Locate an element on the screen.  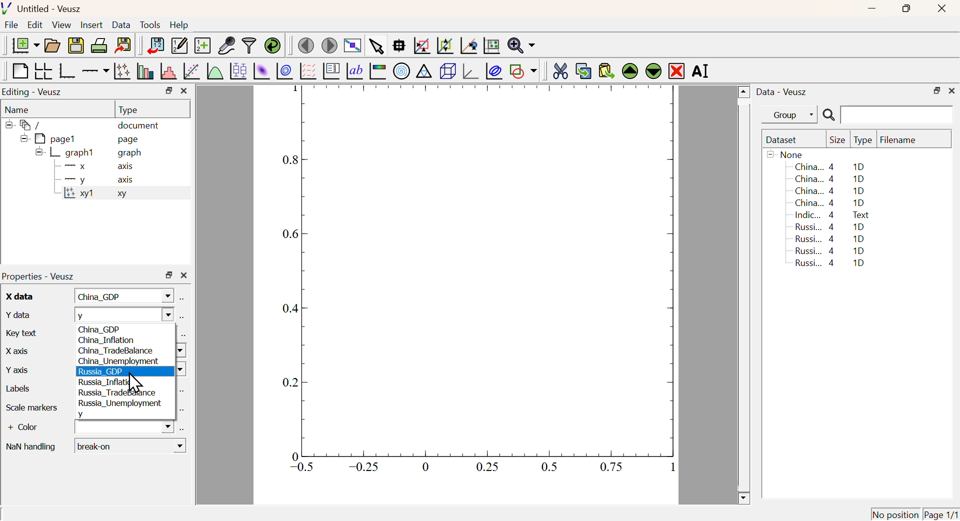
China... 4 1D is located at coordinates (830, 203).